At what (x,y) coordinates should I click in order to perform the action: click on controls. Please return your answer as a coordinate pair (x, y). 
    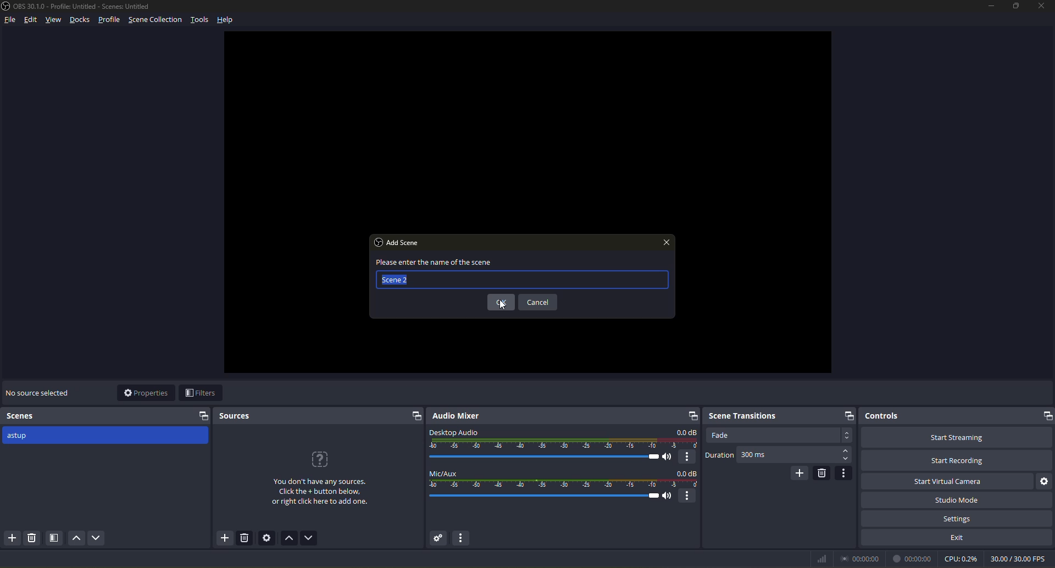
    Looking at the image, I should click on (881, 416).